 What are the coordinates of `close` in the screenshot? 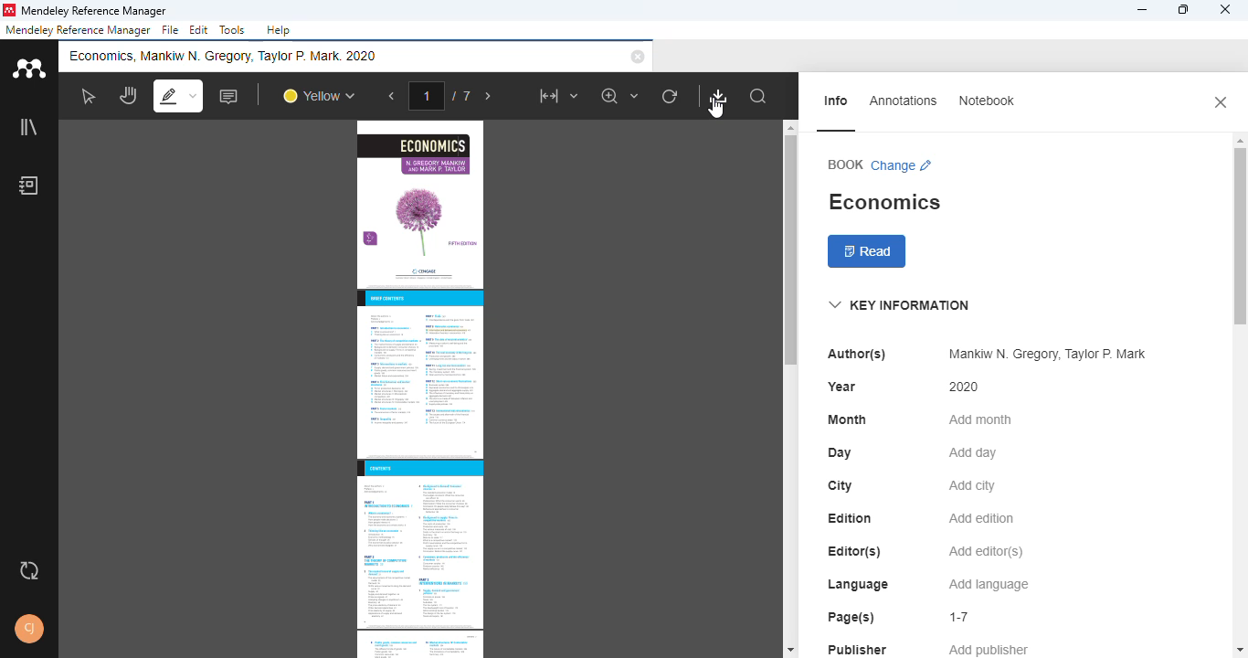 It's located at (1221, 101).